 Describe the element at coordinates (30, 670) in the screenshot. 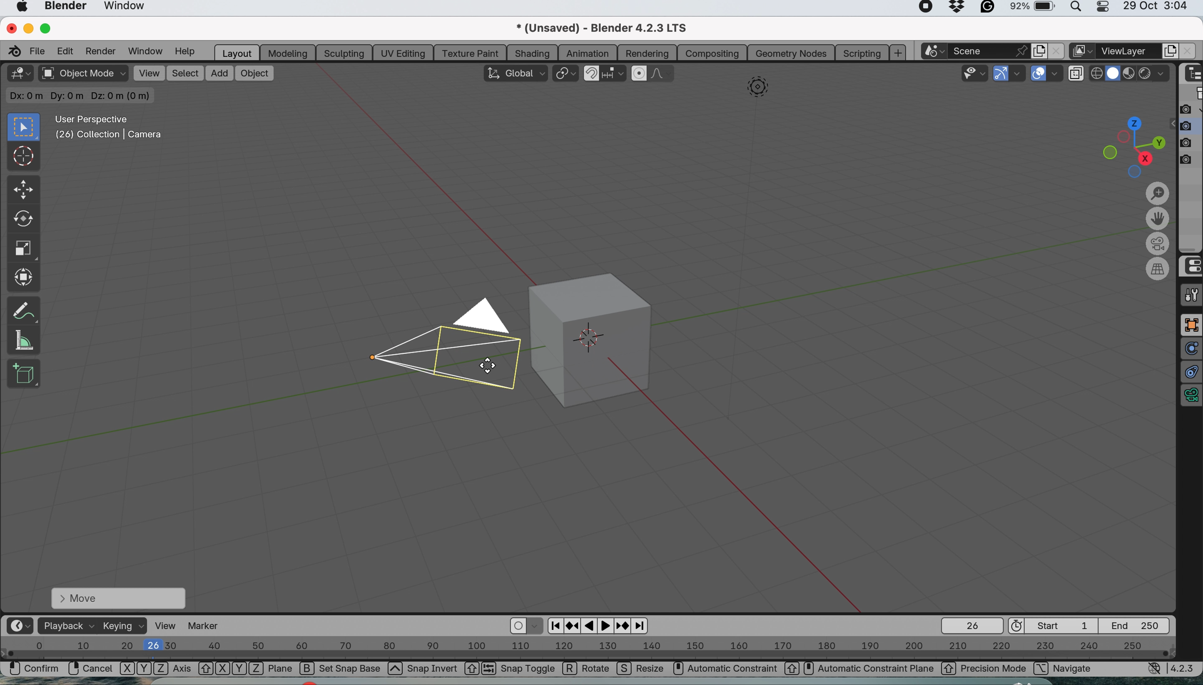

I see `confirm` at that location.